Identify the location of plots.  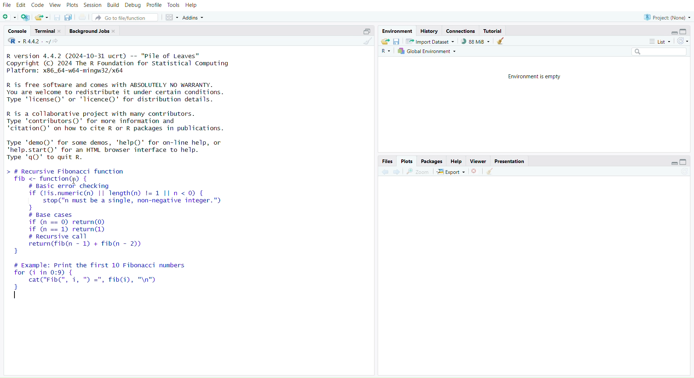
(407, 161).